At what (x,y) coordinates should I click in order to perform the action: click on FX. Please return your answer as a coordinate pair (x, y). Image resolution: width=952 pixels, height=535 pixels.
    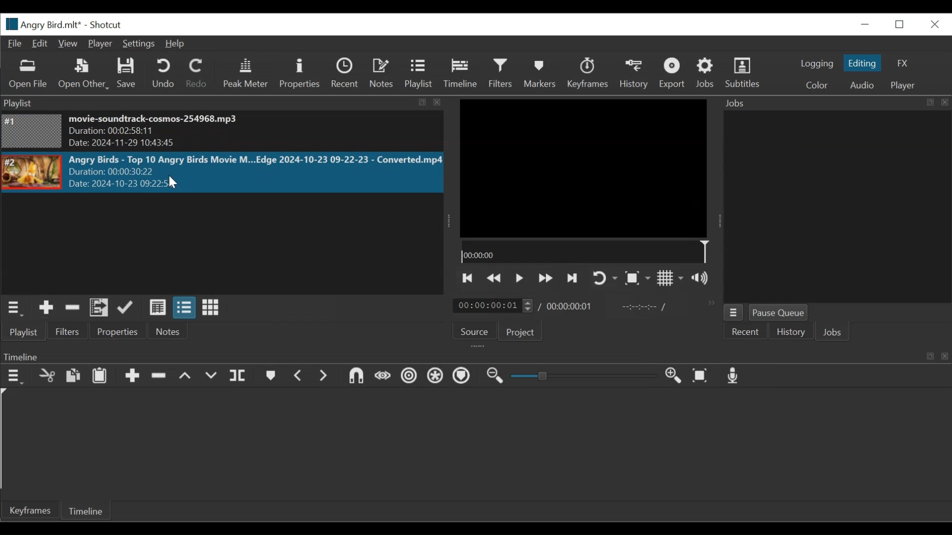
    Looking at the image, I should click on (903, 64).